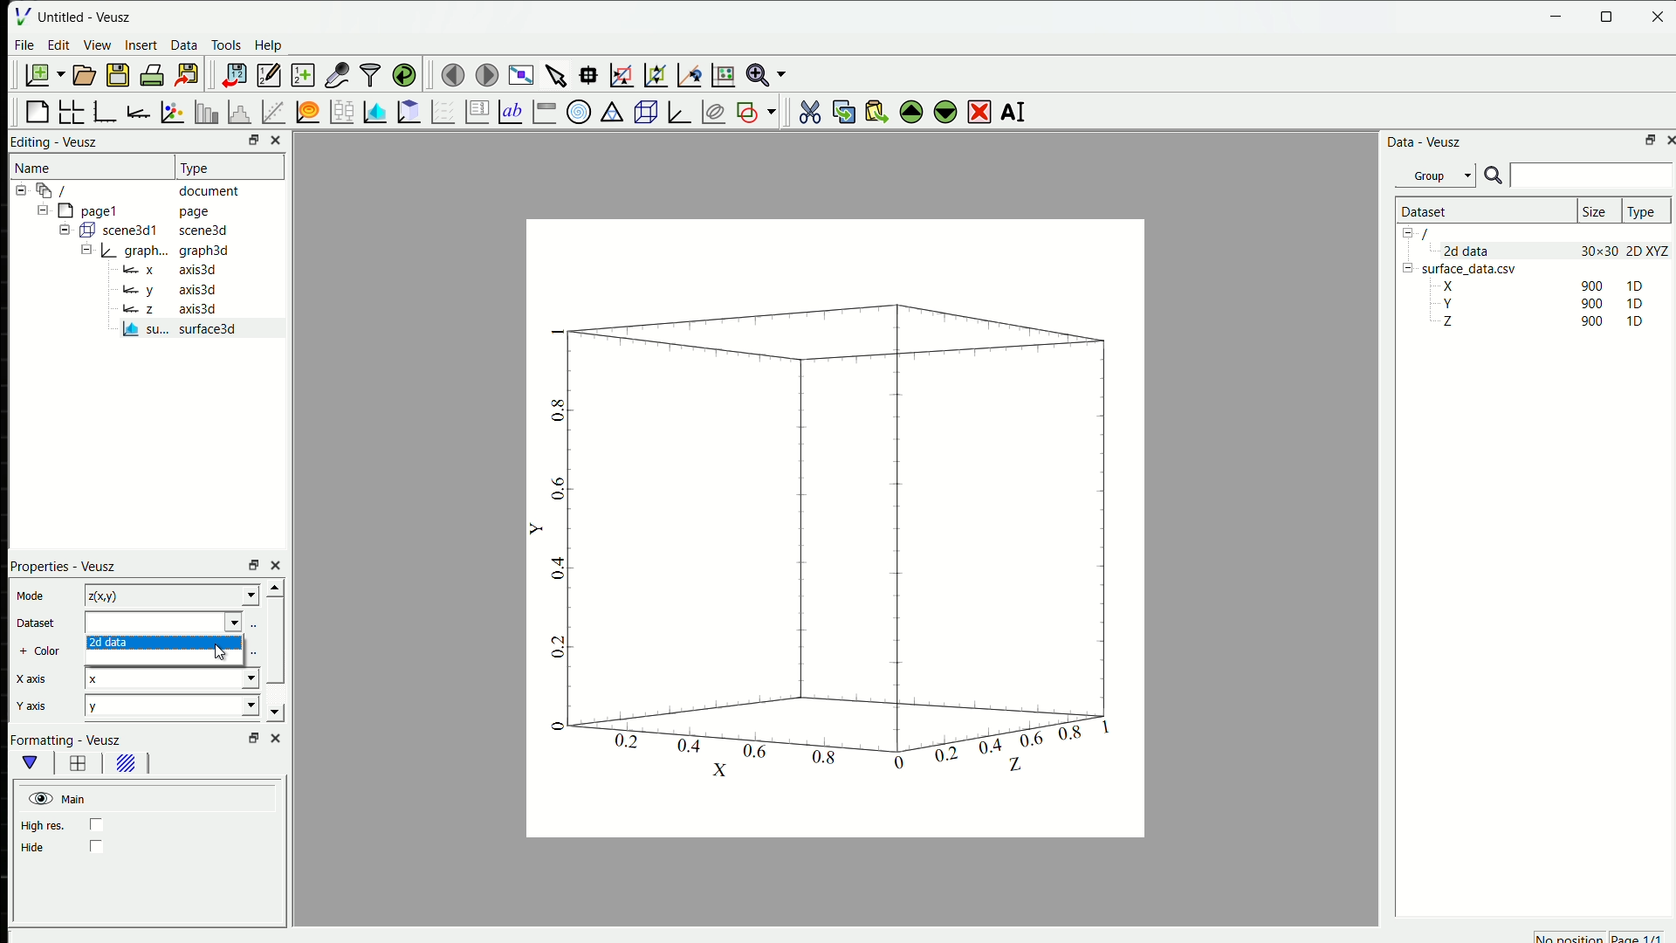 The width and height of the screenshot is (1676, 943). Describe the element at coordinates (811, 111) in the screenshot. I see `cut the selected widget` at that location.